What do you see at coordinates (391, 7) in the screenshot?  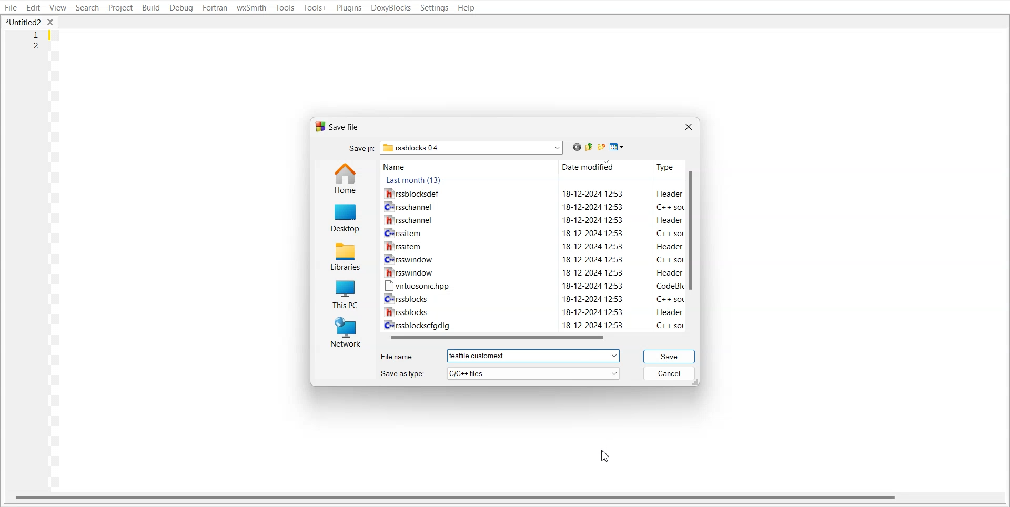 I see `DoxyBlocks` at bounding box center [391, 7].